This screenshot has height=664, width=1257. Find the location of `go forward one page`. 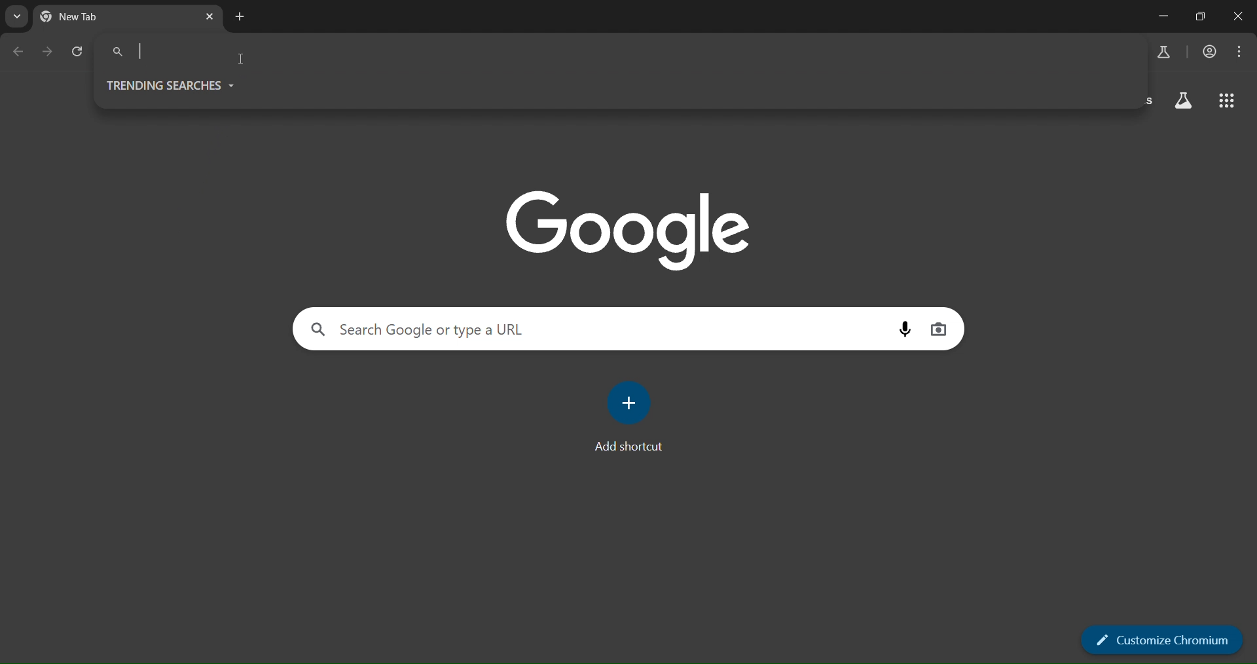

go forward one page is located at coordinates (46, 52).